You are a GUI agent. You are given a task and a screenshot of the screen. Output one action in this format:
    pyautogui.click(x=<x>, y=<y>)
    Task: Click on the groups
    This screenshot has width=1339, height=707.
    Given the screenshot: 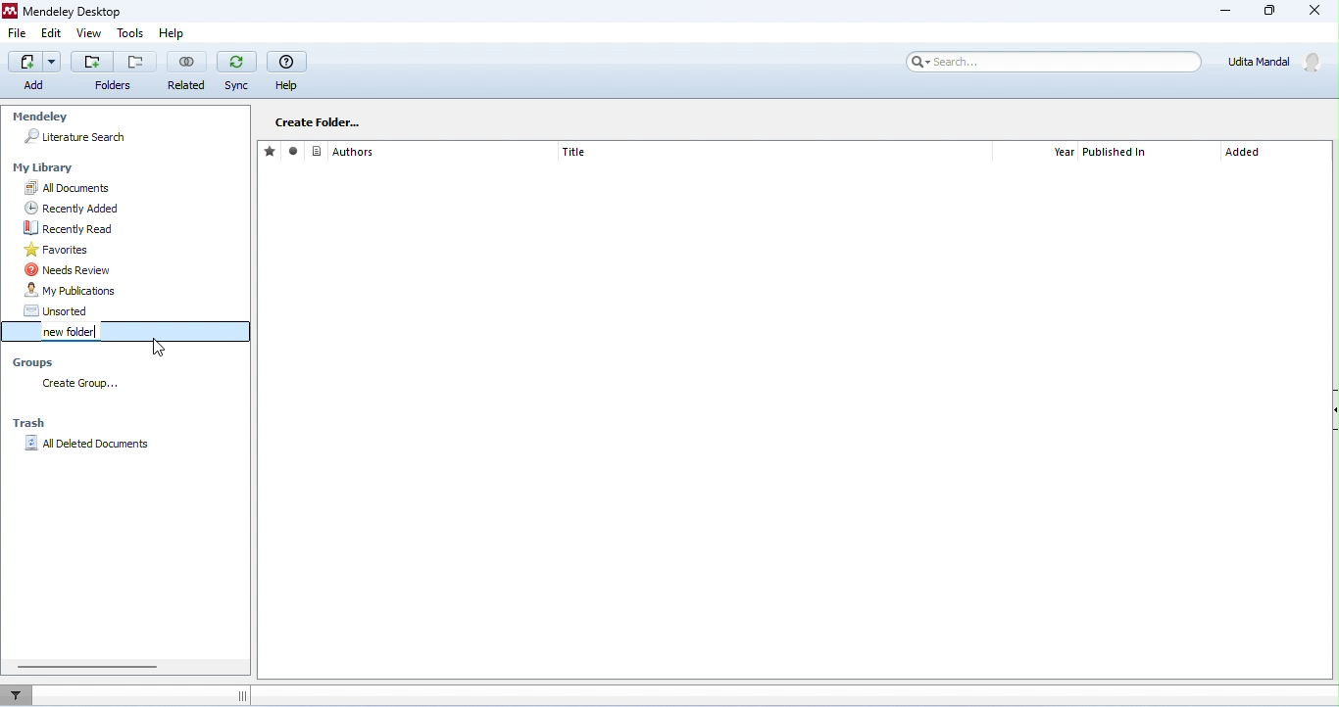 What is the action you would take?
    pyautogui.click(x=37, y=364)
    